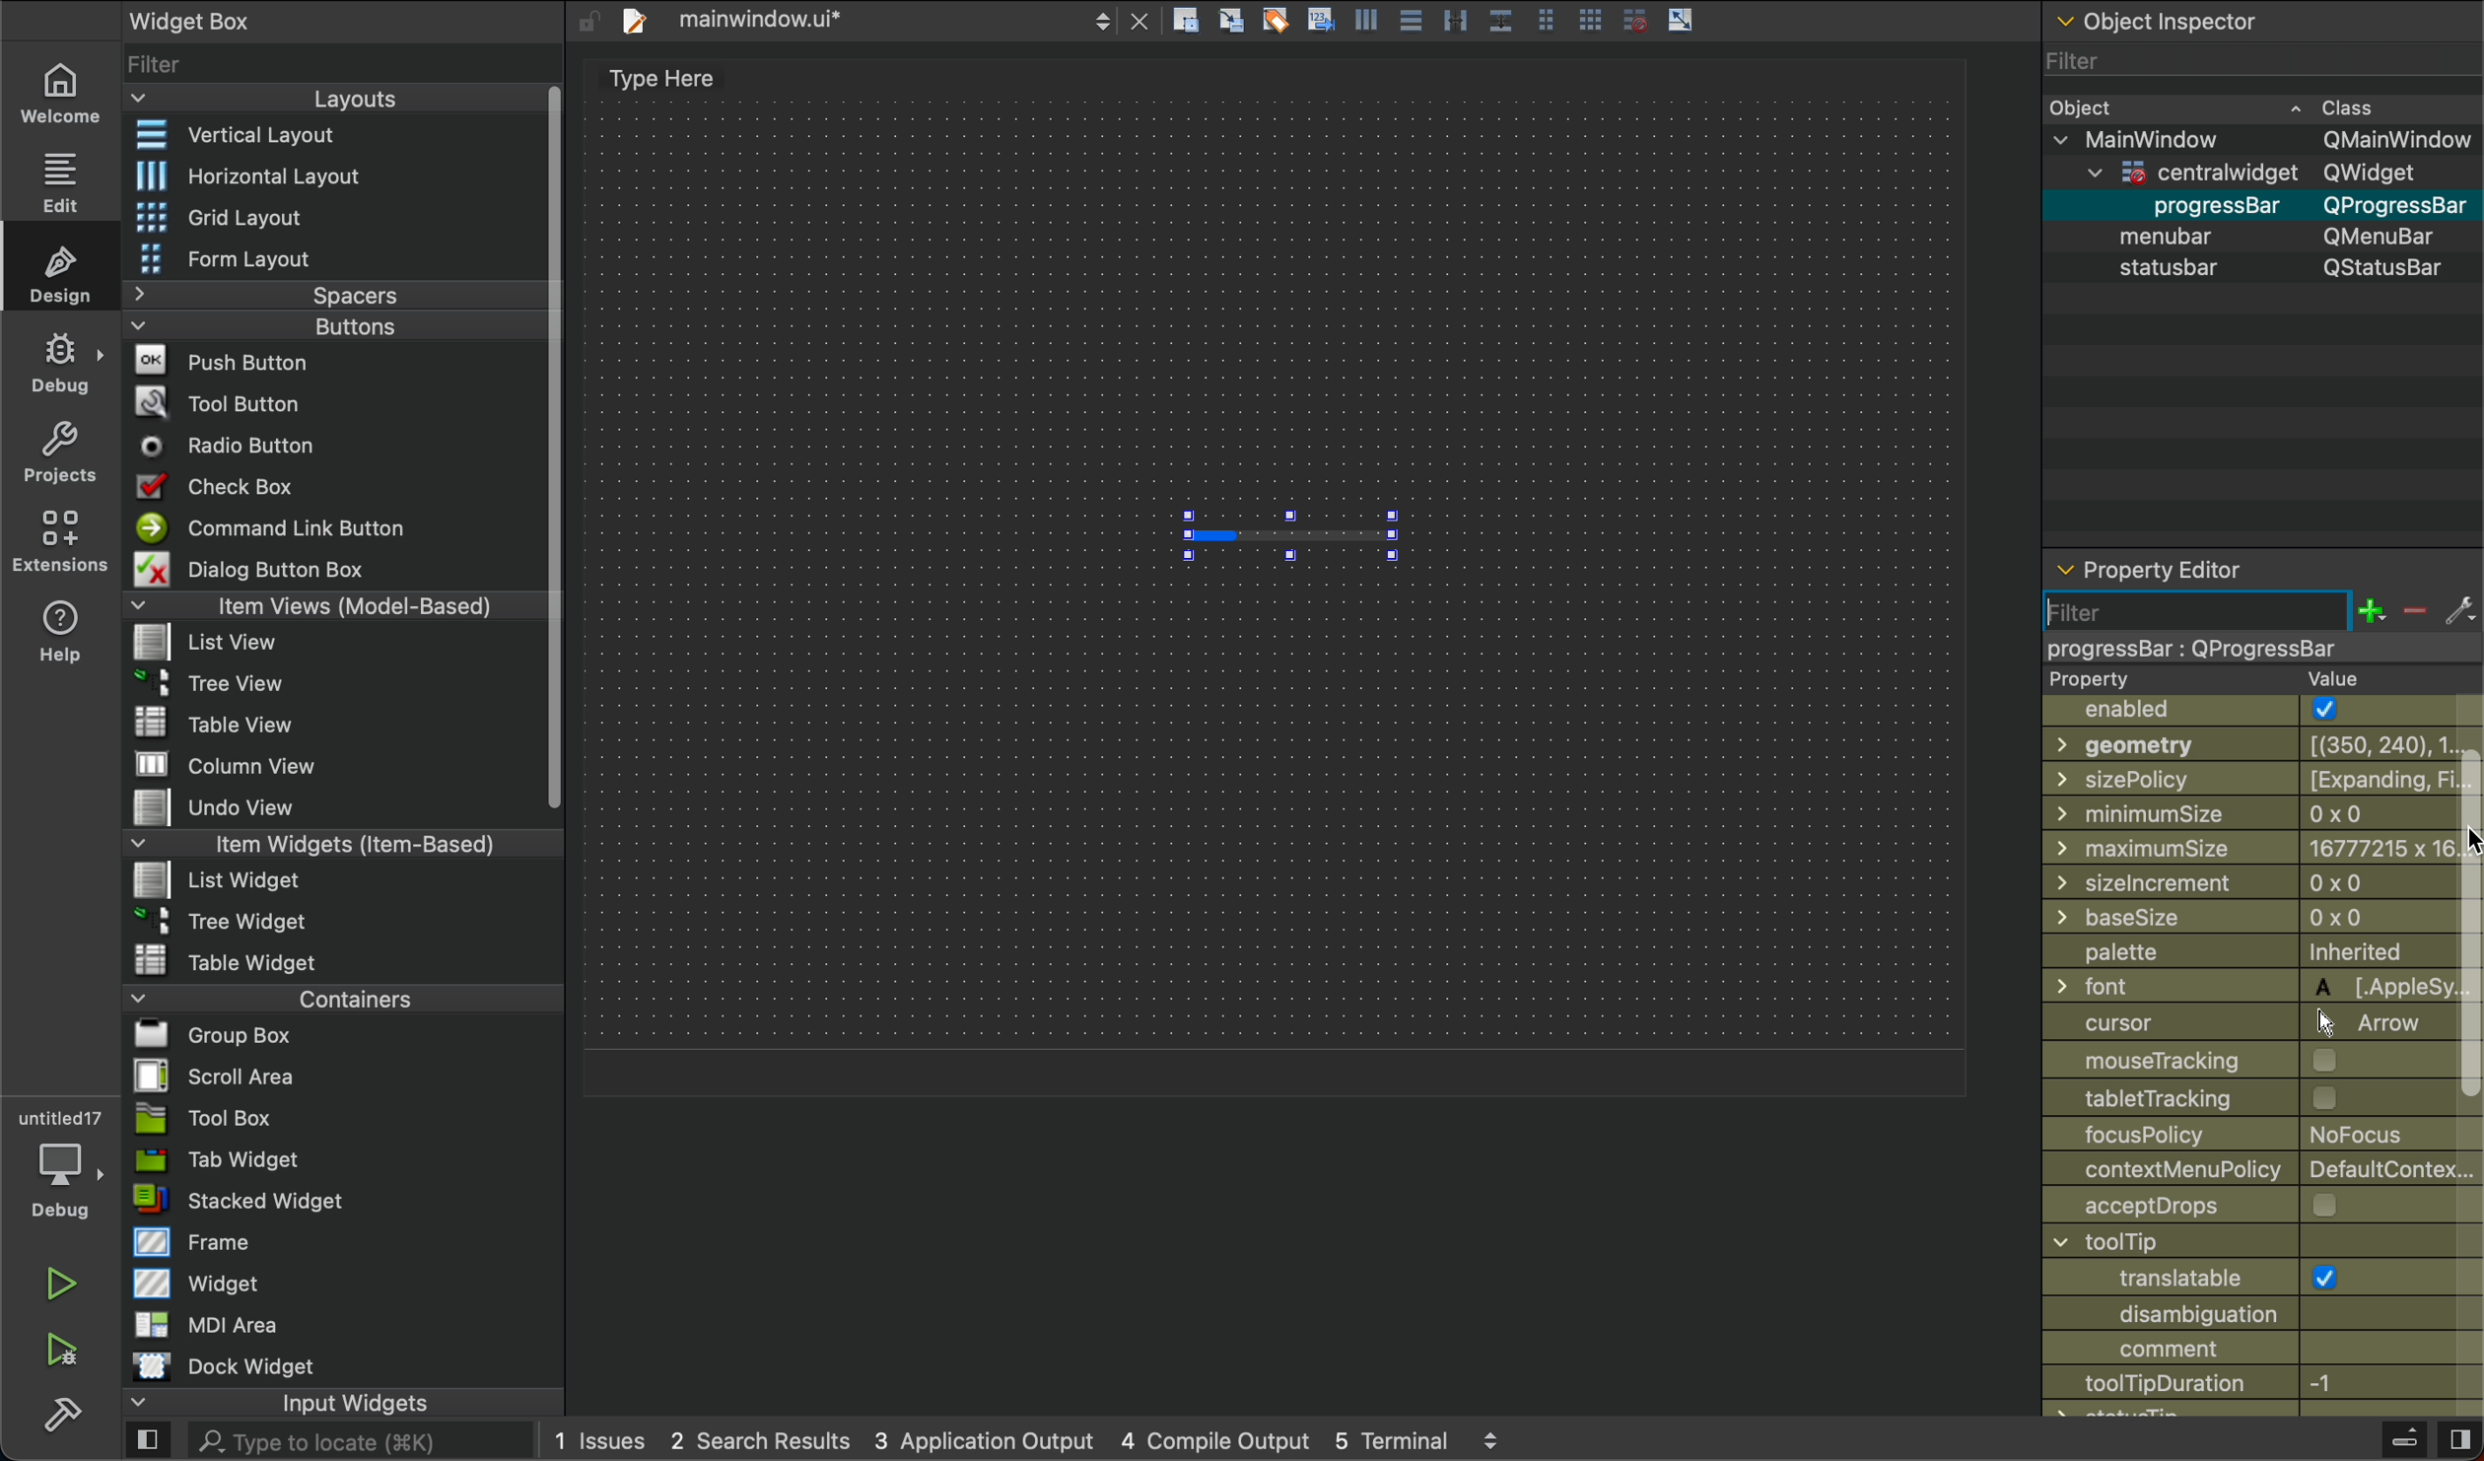 Image resolution: width=2484 pixels, height=1461 pixels. I want to click on mouse tracking, so click(2228, 1059).